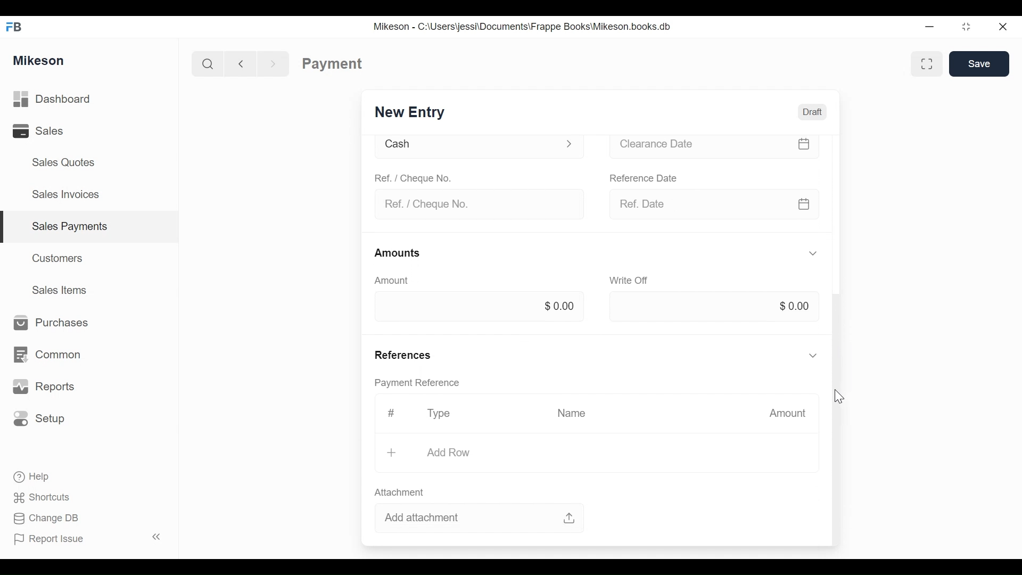 This screenshot has height=575, width=1022. I want to click on Close, so click(1001, 25).